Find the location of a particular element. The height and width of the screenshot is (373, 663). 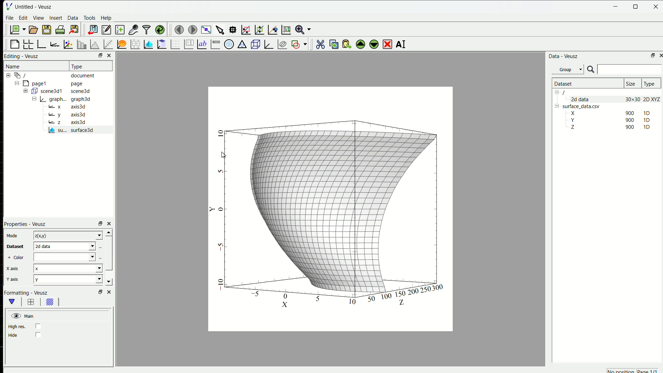

plot bar charts  is located at coordinates (82, 44).